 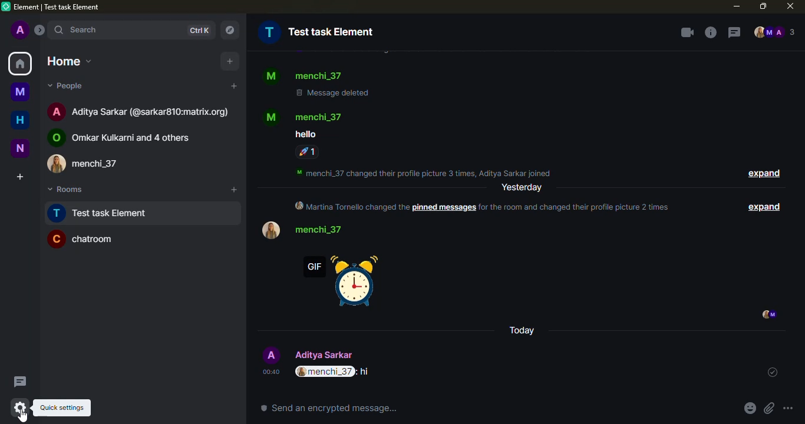 I want to click on profile, so click(x=270, y=230).